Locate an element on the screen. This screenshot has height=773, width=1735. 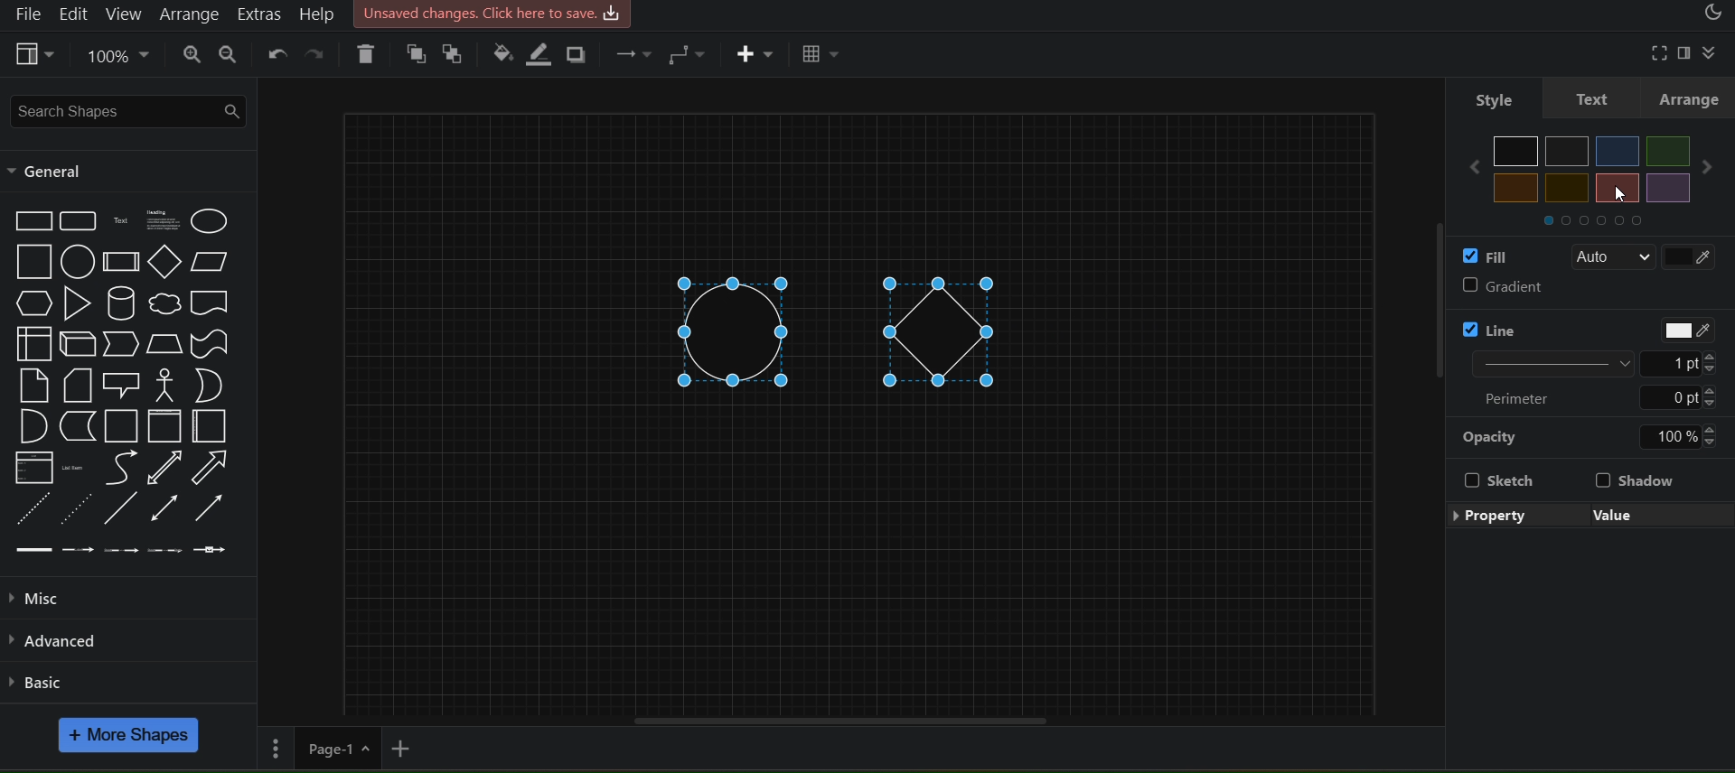
diamond is located at coordinates (946, 331).